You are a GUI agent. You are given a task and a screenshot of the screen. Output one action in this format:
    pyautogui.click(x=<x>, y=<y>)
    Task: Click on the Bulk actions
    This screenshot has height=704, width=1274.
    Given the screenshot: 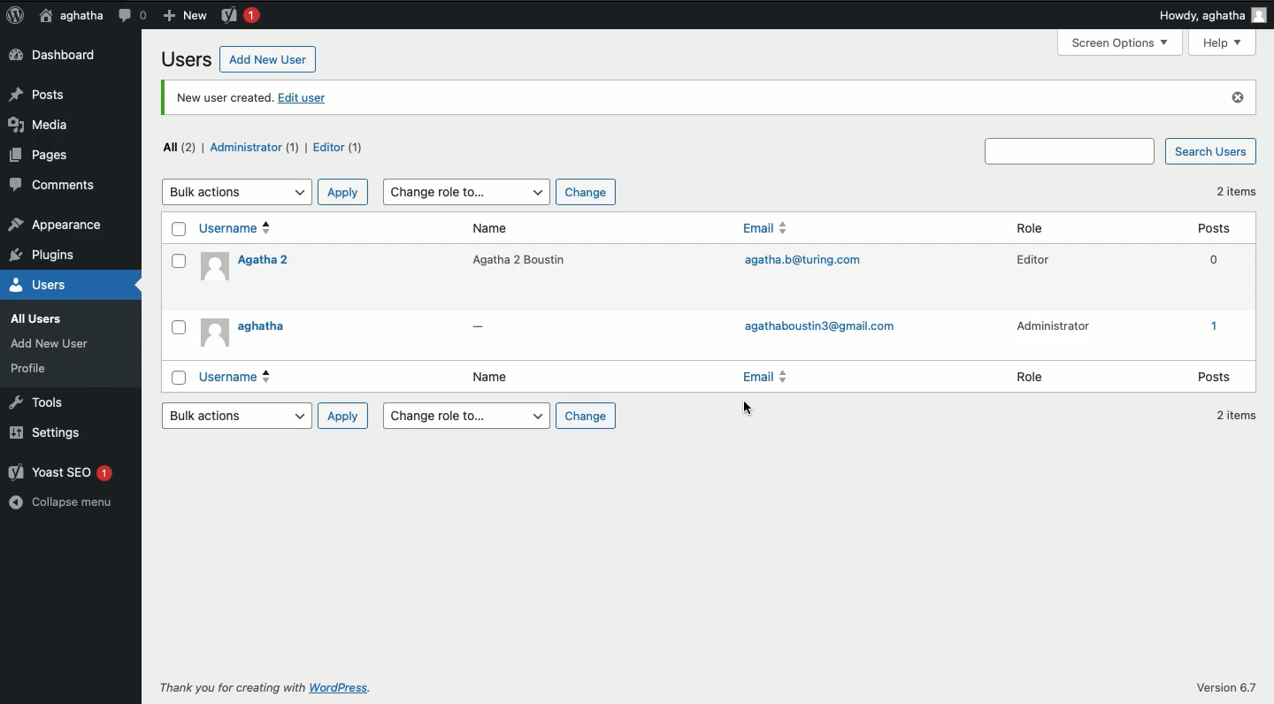 What is the action you would take?
    pyautogui.click(x=236, y=191)
    